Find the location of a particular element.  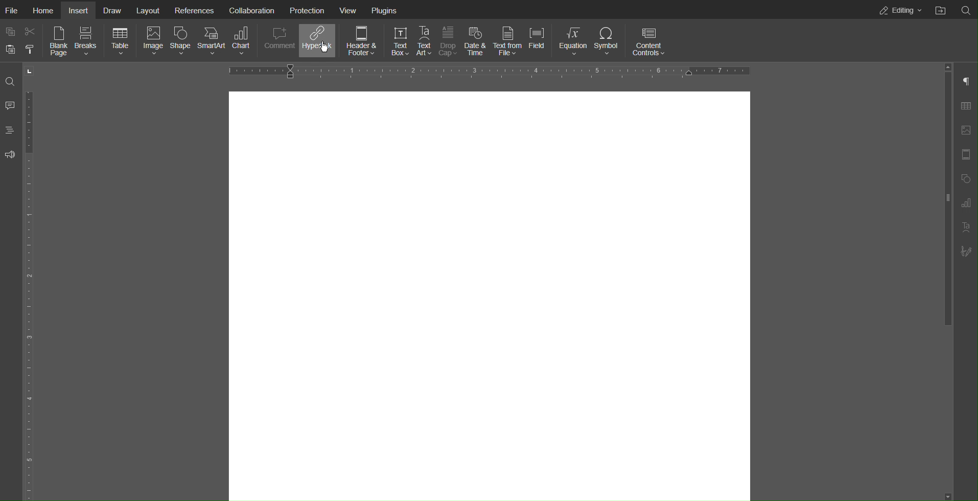

References is located at coordinates (195, 9).